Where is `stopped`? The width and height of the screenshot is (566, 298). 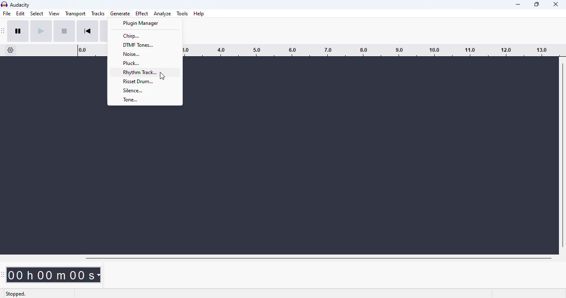
stopped is located at coordinates (16, 294).